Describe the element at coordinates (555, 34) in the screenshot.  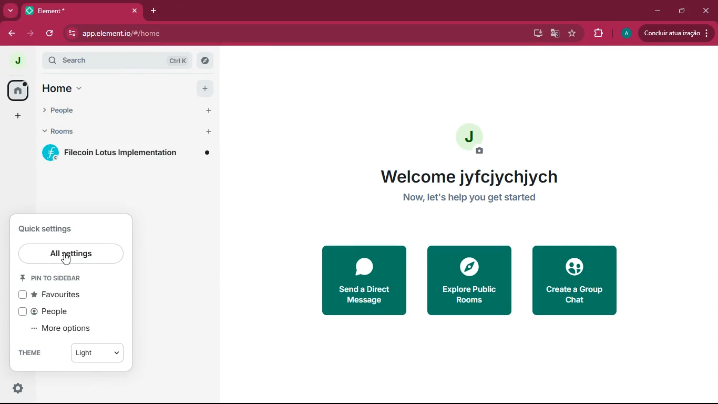
I see `google translate` at that location.